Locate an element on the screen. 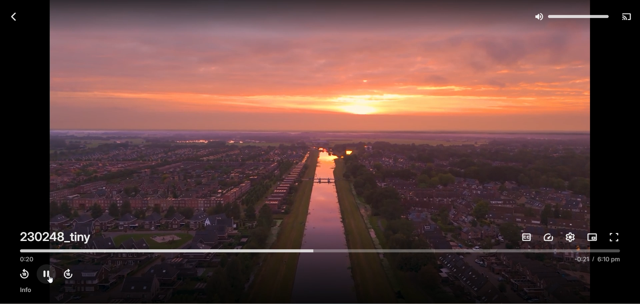 This screenshot has width=640, height=304. played time 0:20 is located at coordinates (28, 260).